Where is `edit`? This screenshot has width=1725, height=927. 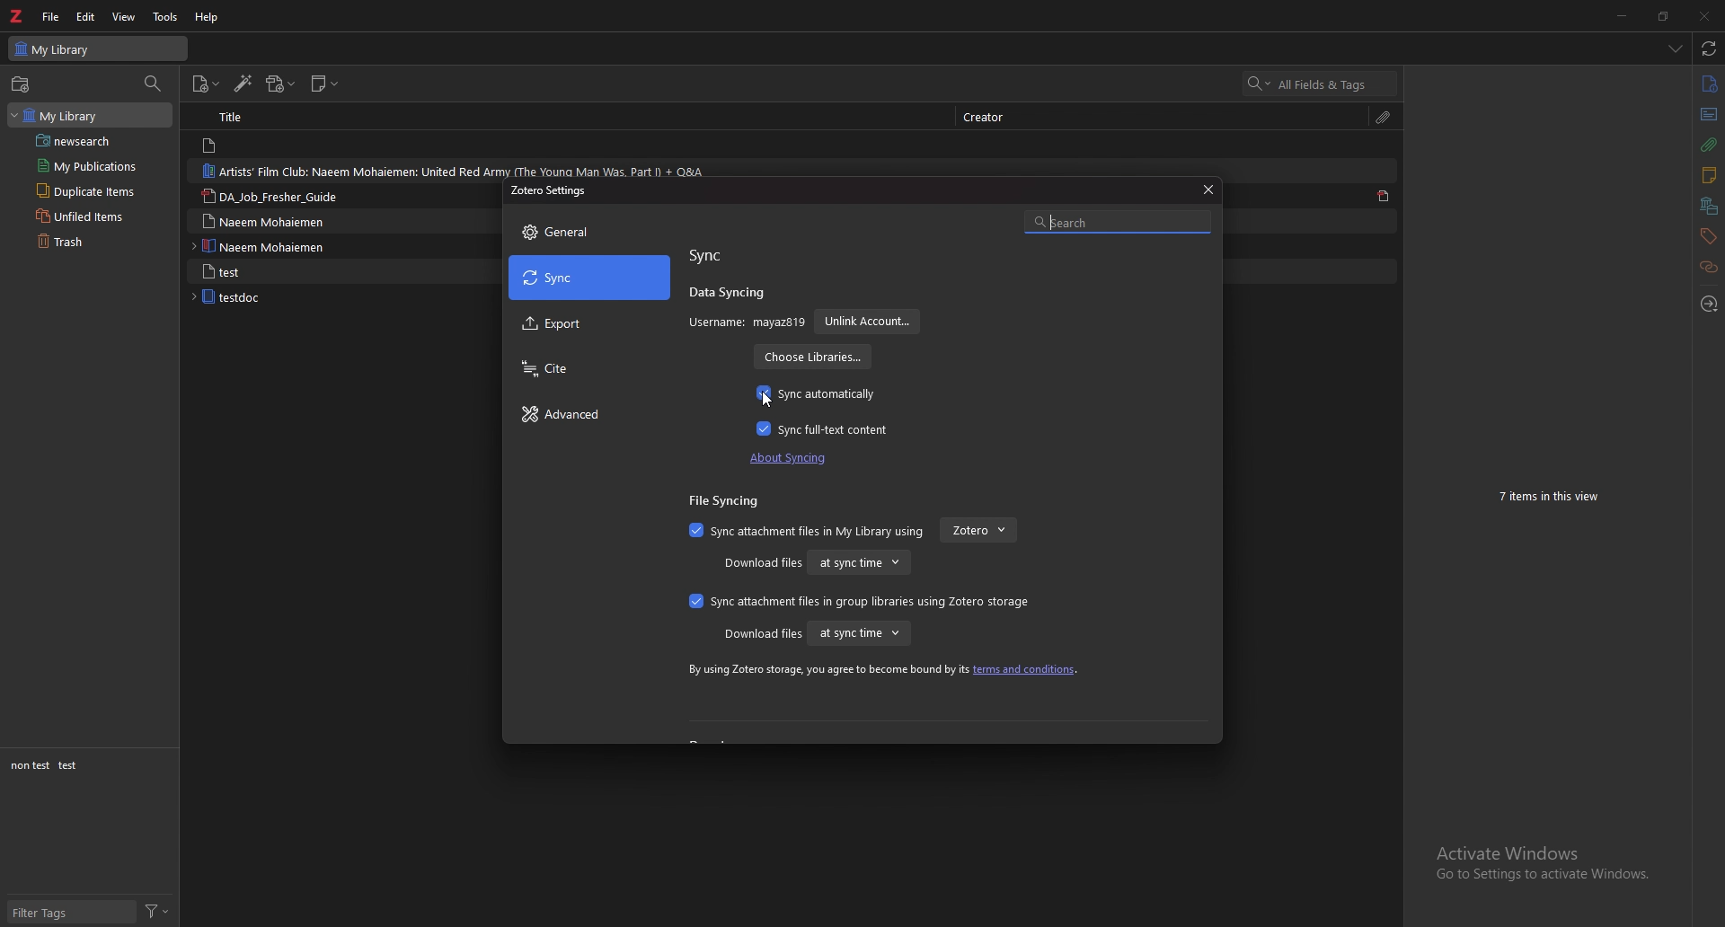
edit is located at coordinates (86, 16).